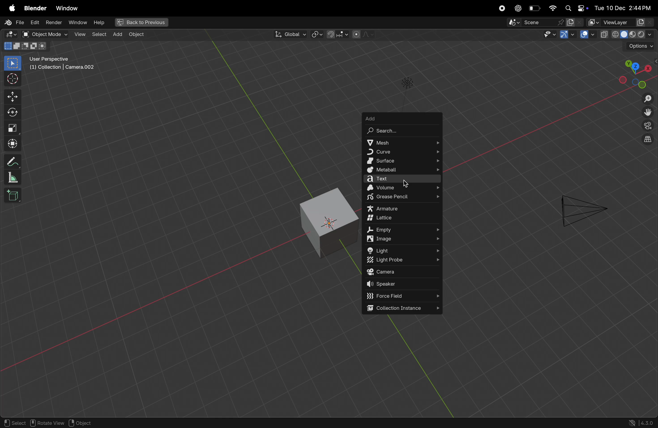 The image size is (658, 428). What do you see at coordinates (94, 422) in the screenshot?
I see `3D cursor` at bounding box center [94, 422].